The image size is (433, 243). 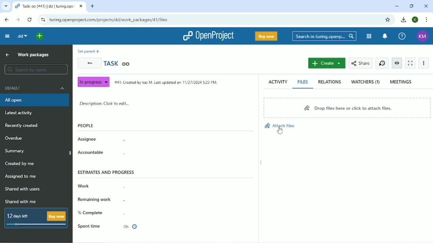 I want to click on Created by me, so click(x=20, y=163).